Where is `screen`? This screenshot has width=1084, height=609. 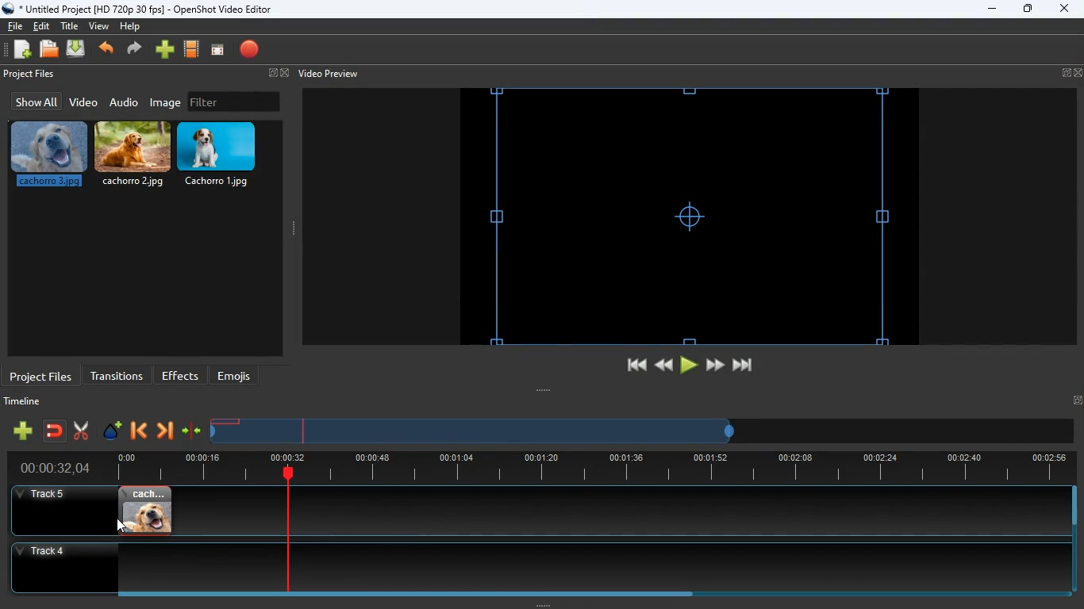 screen is located at coordinates (686, 213).